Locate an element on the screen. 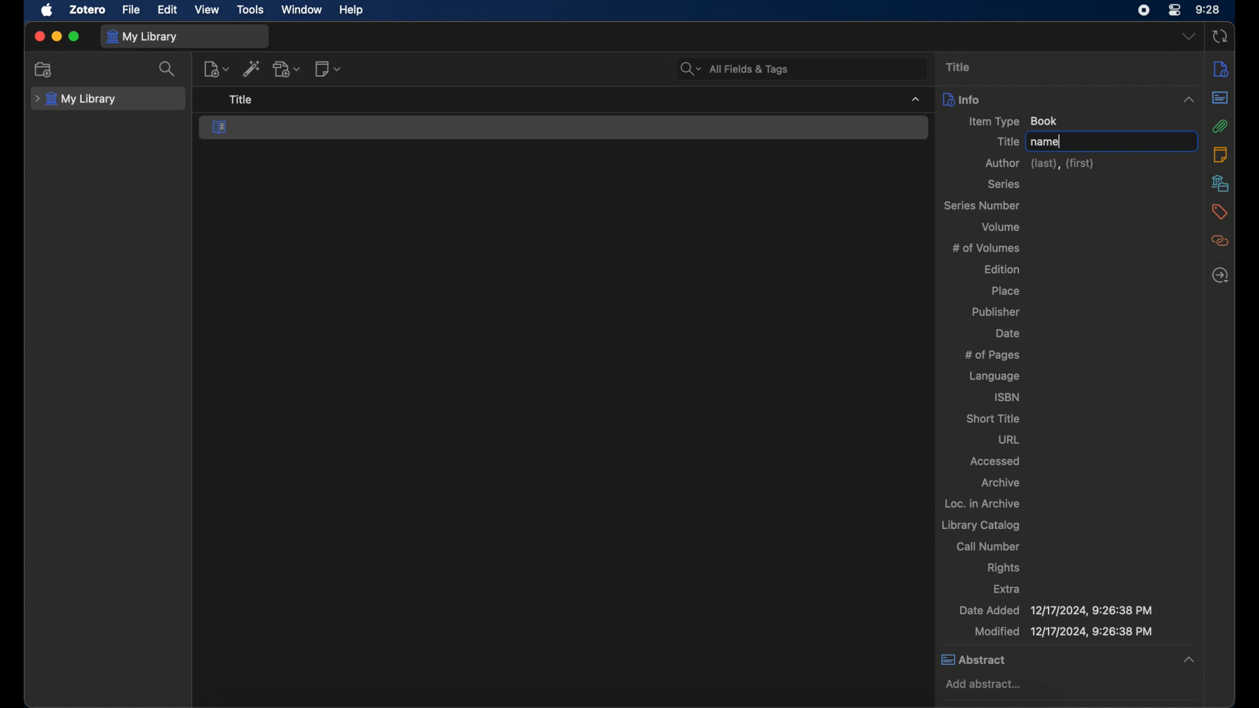  library catalog is located at coordinates (980, 526).